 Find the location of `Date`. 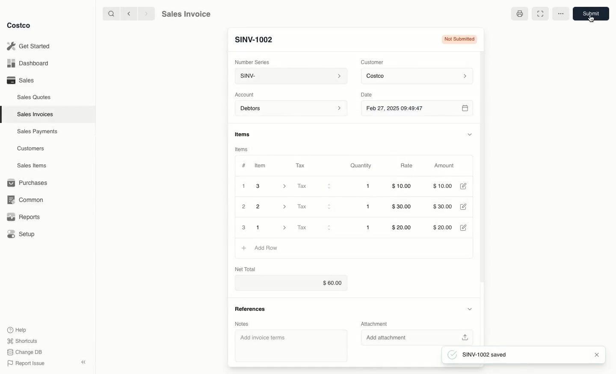

Date is located at coordinates (373, 93).